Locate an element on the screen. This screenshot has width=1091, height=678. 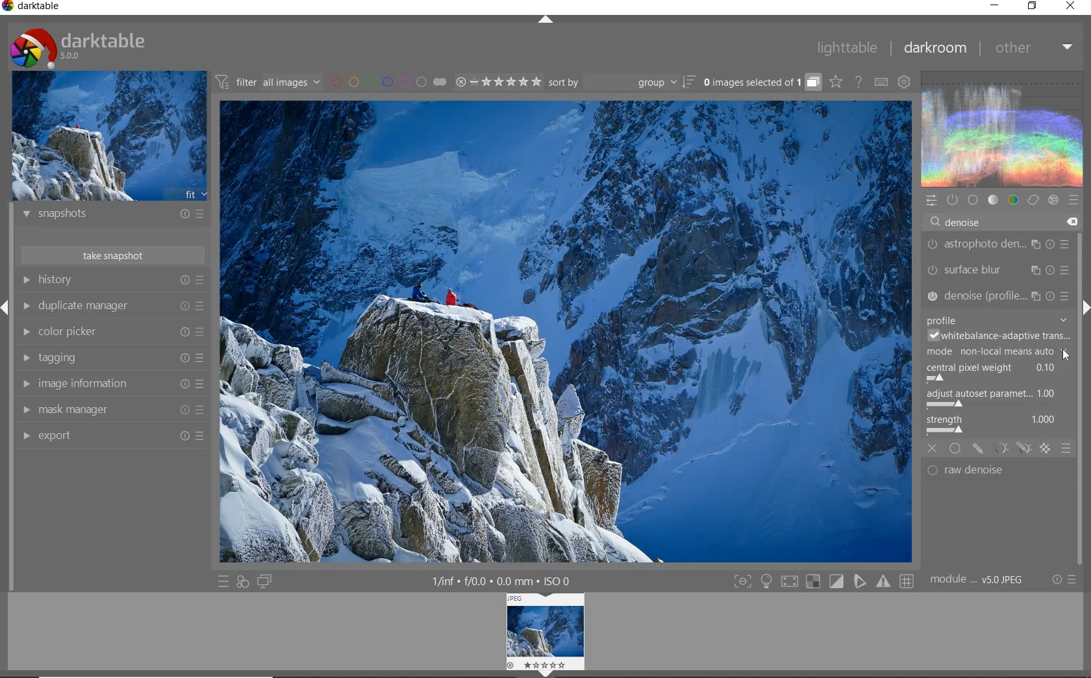
quick access panel is located at coordinates (930, 201).